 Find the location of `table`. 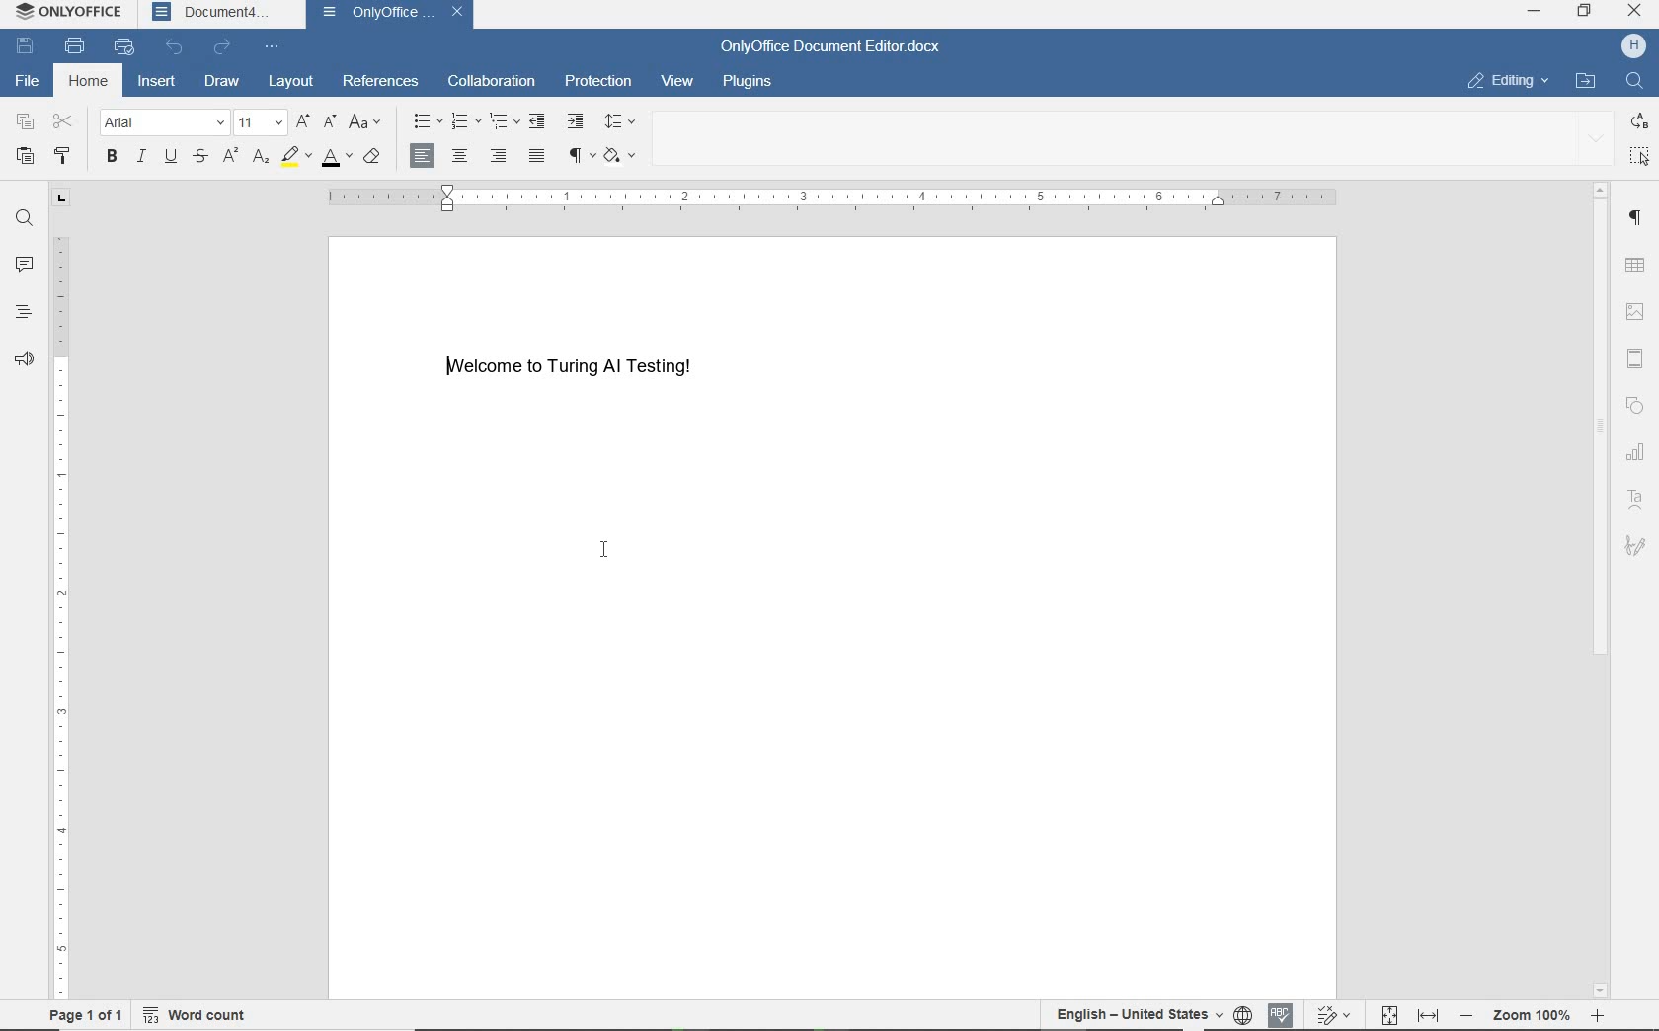

table is located at coordinates (1635, 267).